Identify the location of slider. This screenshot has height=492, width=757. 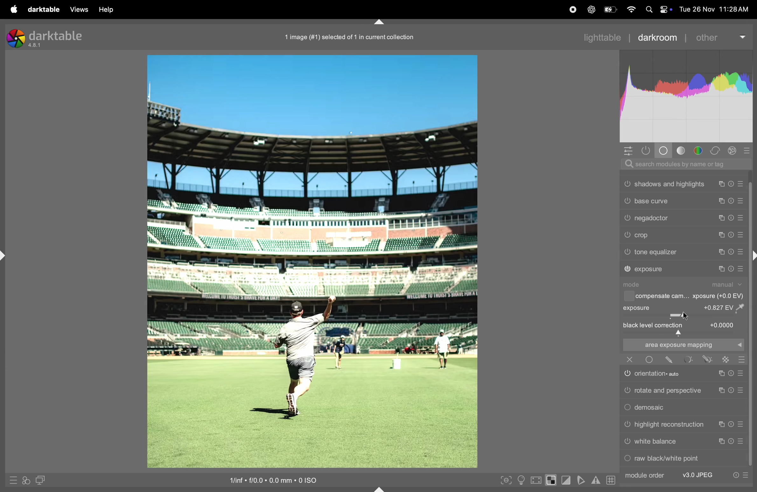
(683, 316).